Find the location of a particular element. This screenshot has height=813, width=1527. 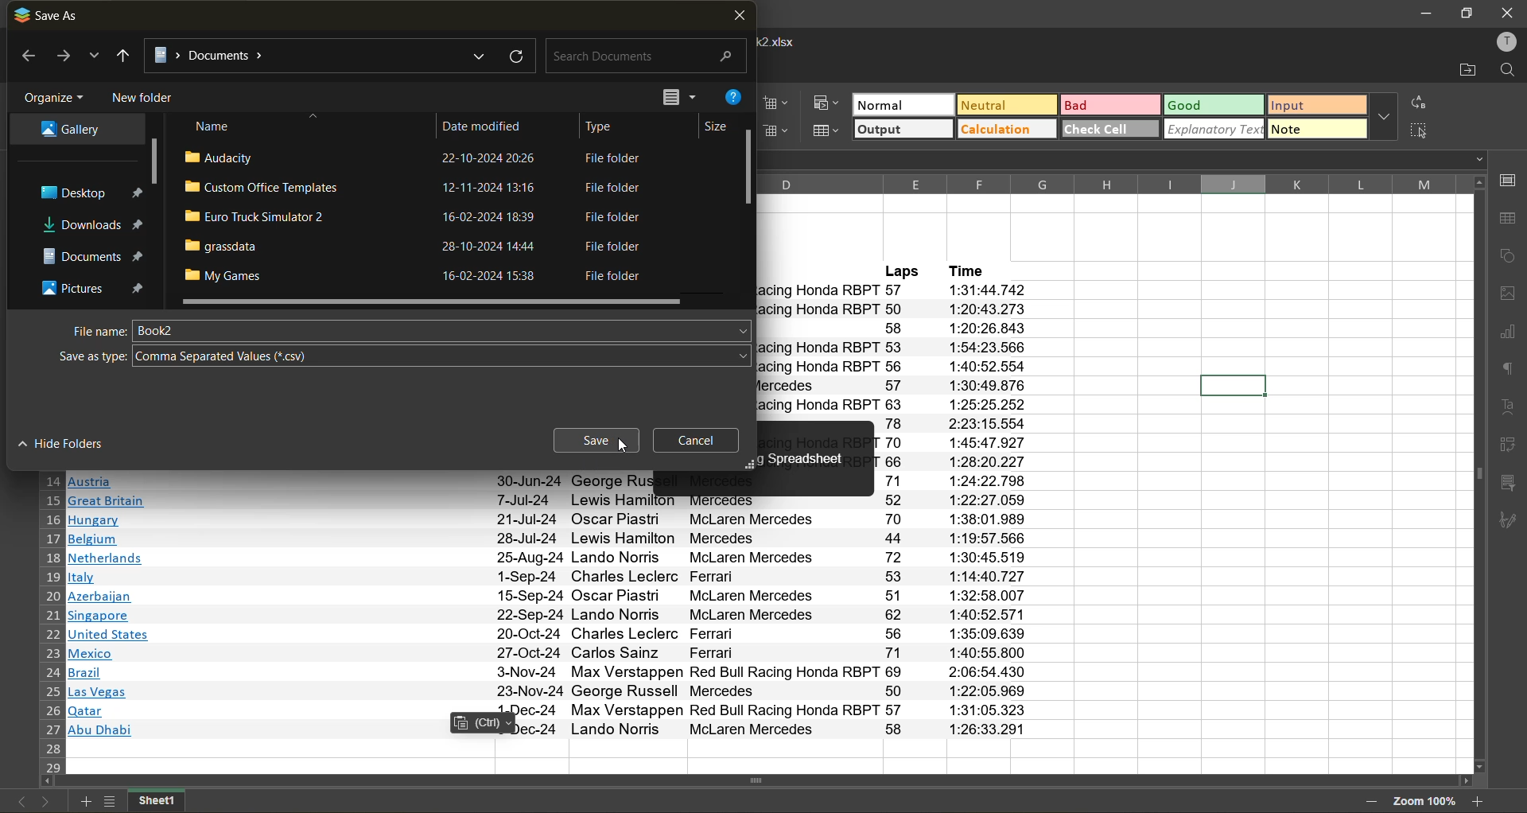

file is located at coordinates (417, 189).